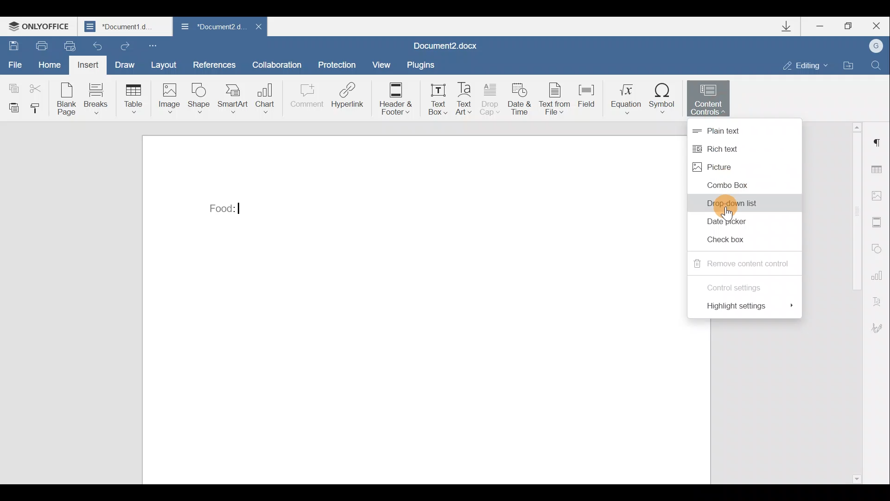  I want to click on Highlight settings, so click(745, 306).